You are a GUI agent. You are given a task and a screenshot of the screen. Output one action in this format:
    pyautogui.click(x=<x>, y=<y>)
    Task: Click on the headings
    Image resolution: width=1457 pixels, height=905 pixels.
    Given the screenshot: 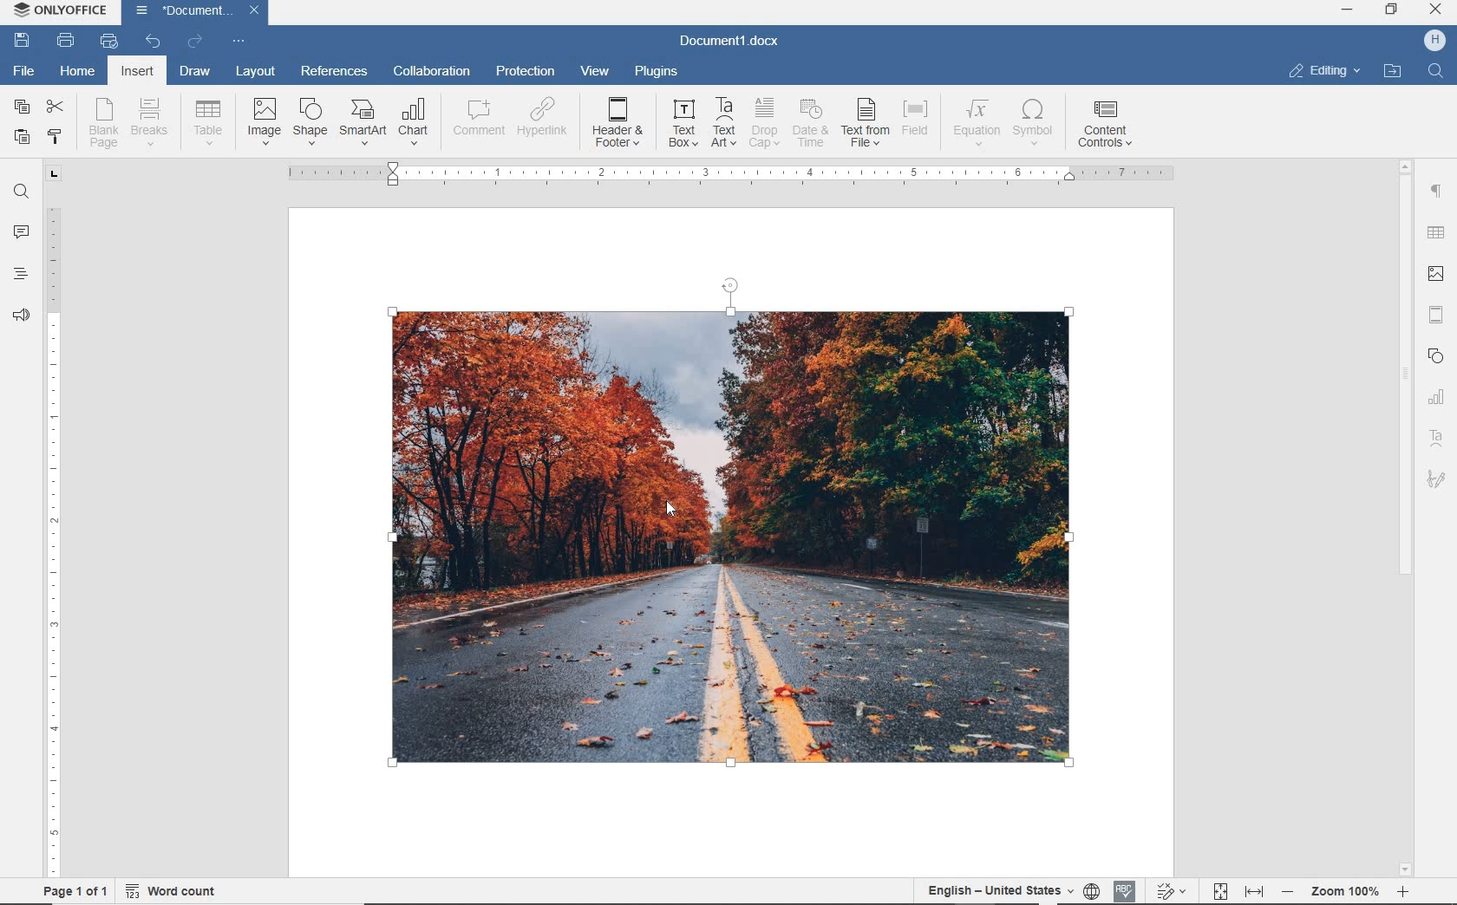 What is the action you would take?
    pyautogui.click(x=19, y=273)
    